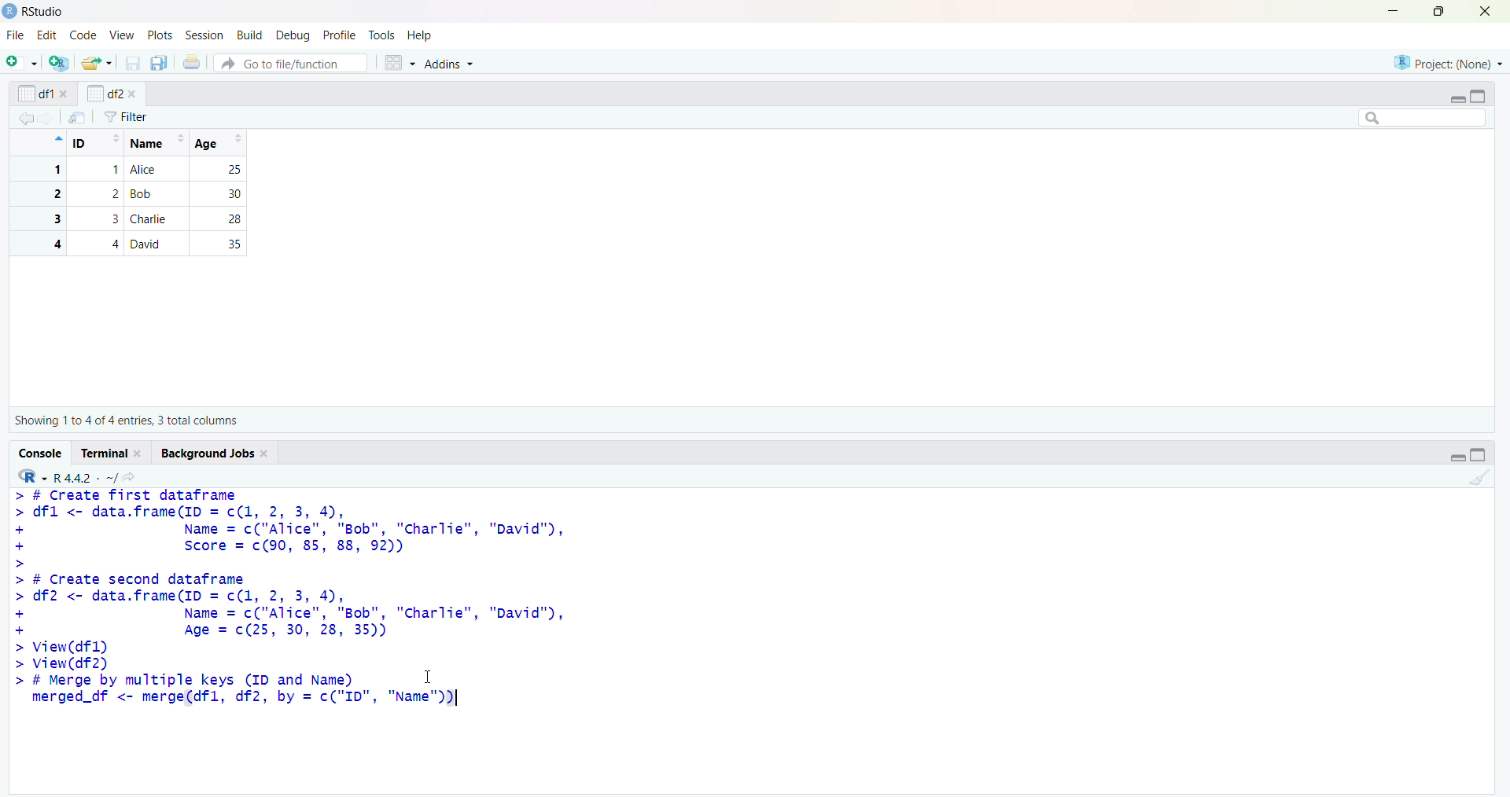 Image resolution: width=1510 pixels, height=797 pixels. I want to click on Help, so click(419, 35).